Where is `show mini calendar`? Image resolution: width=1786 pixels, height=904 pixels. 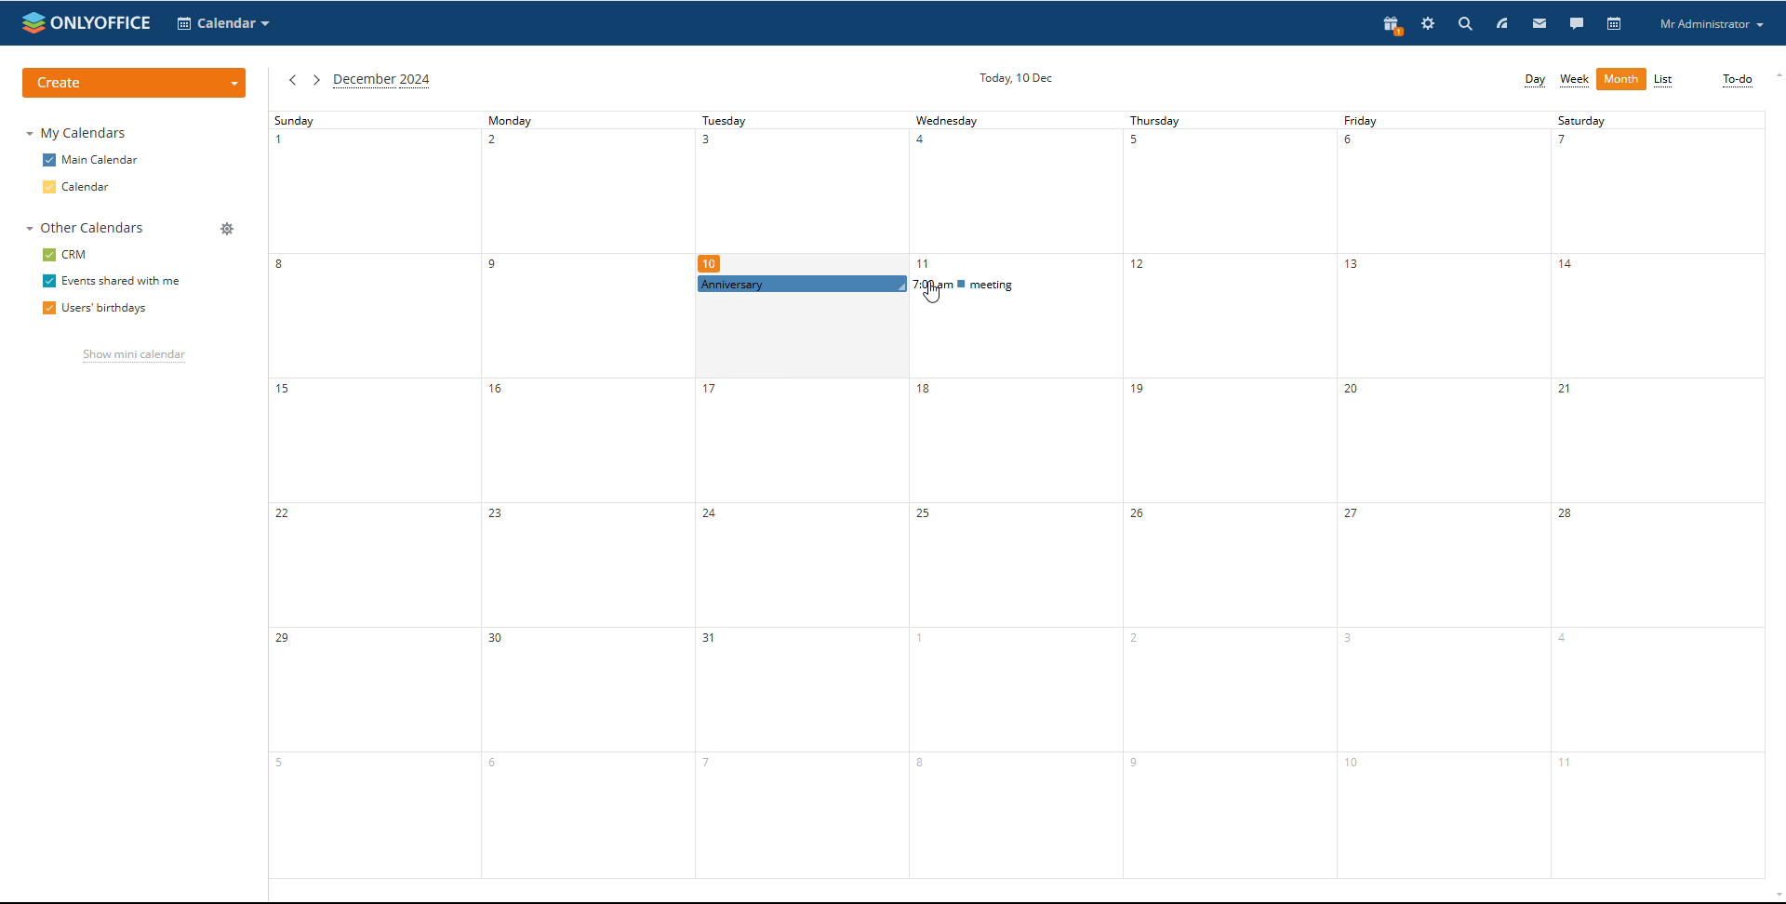
show mini calendar is located at coordinates (134, 357).